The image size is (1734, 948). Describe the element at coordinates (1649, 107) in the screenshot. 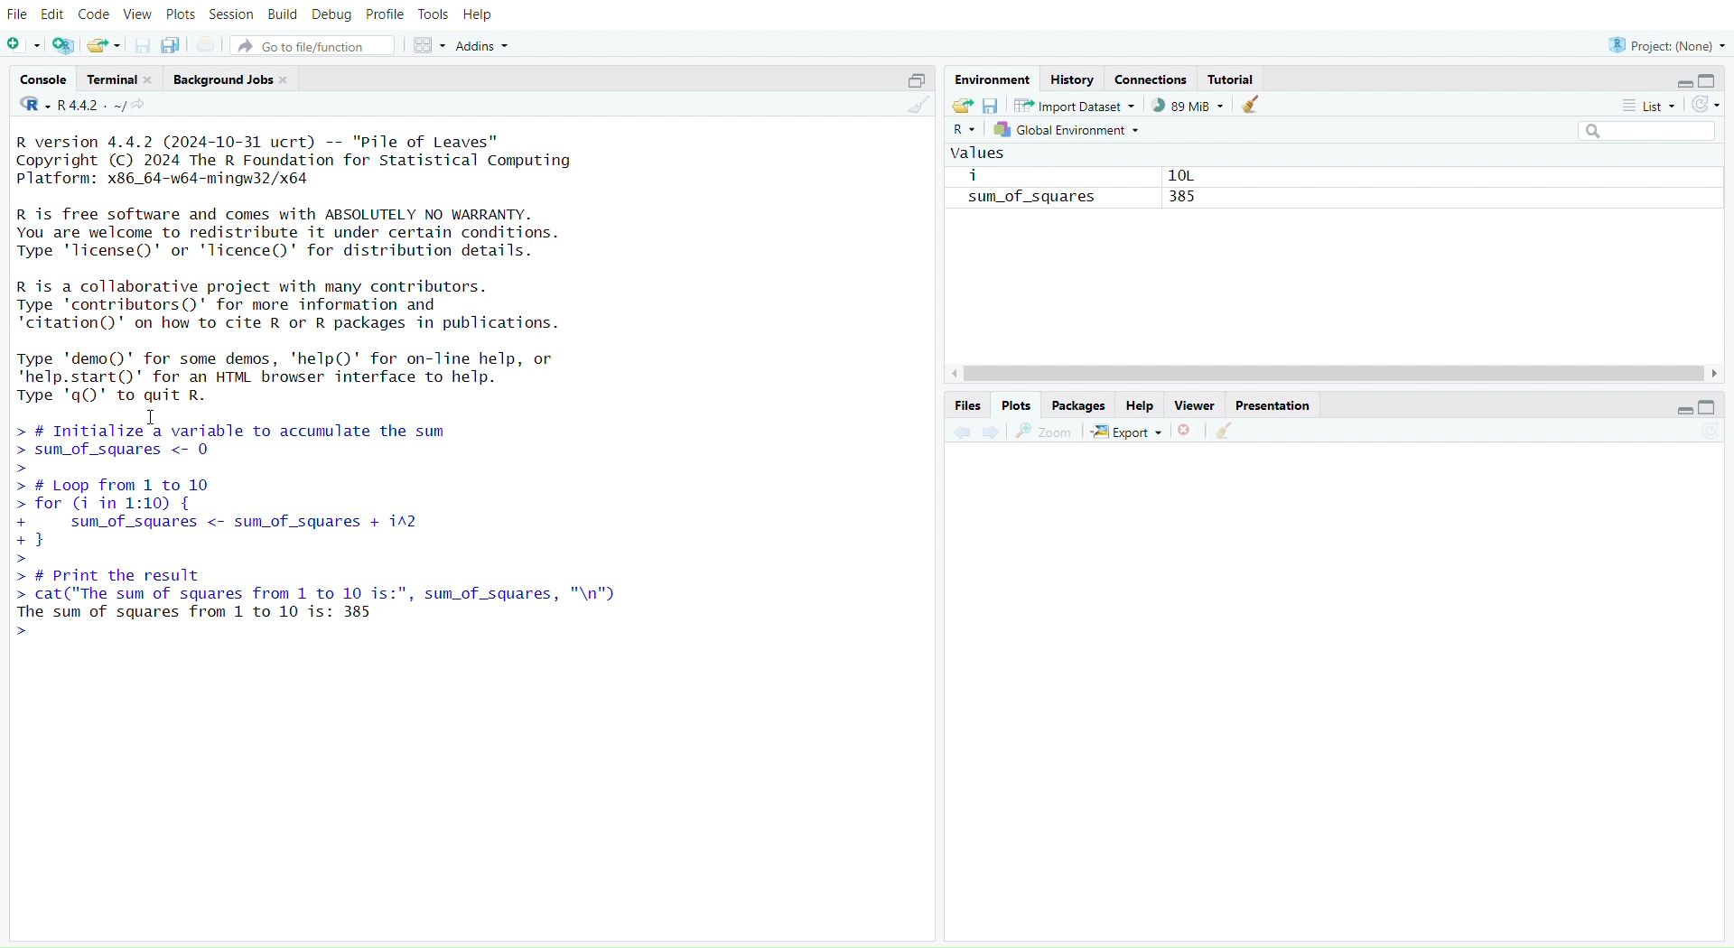

I see `list` at that location.